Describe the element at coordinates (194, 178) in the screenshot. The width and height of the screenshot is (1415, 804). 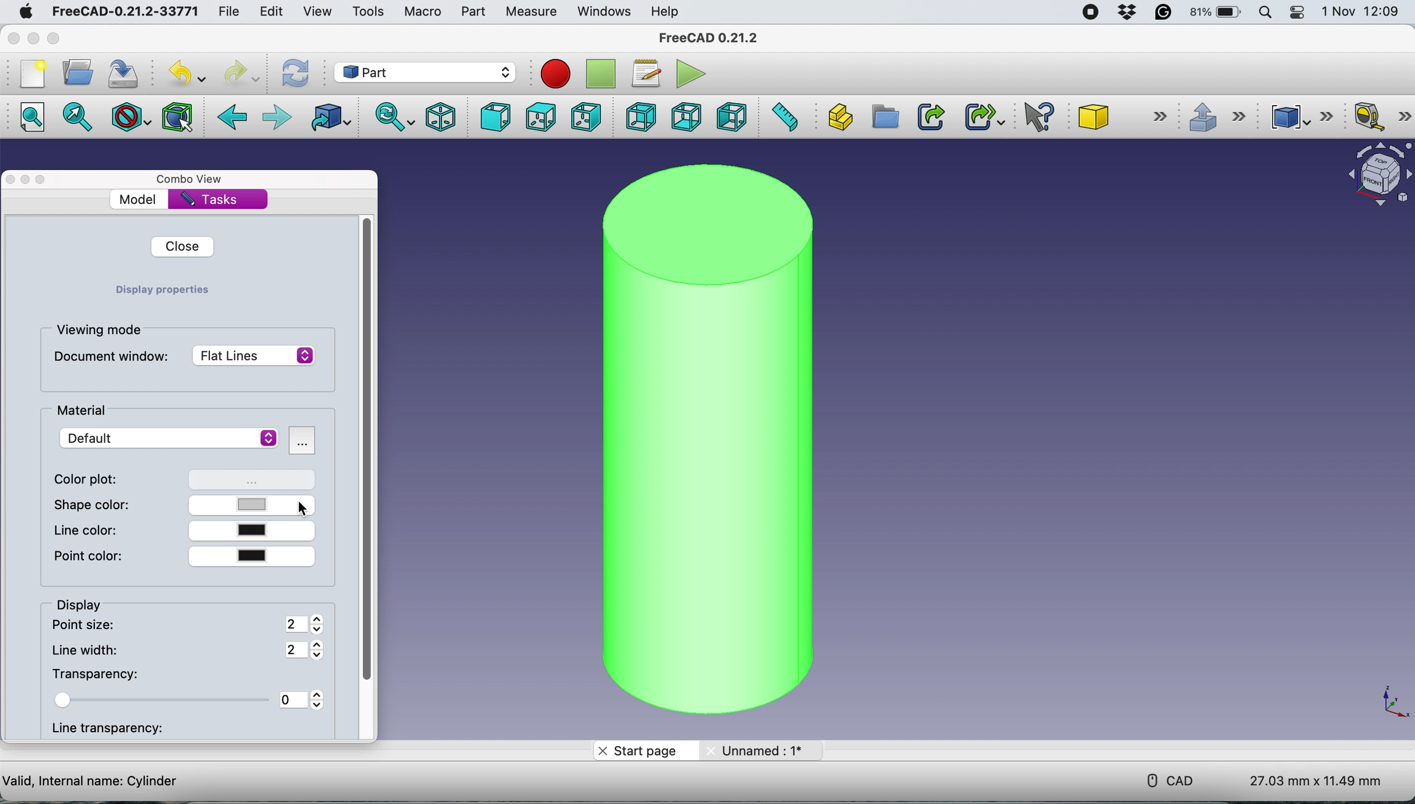
I see `combo view` at that location.